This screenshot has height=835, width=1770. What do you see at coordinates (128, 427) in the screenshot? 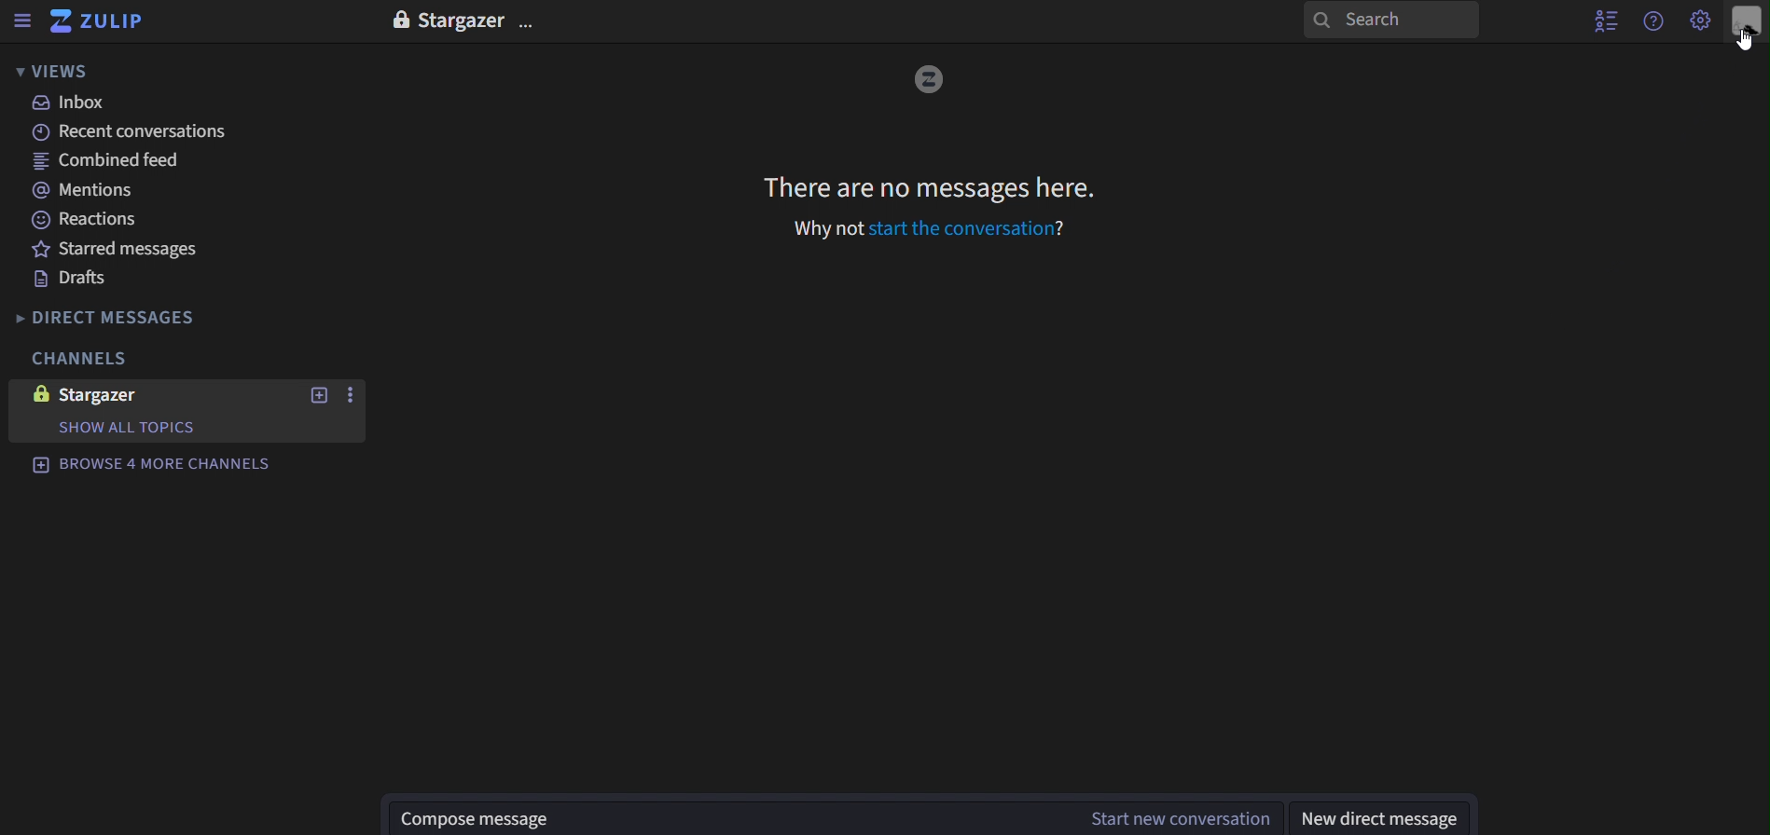
I see `show all topics` at bounding box center [128, 427].